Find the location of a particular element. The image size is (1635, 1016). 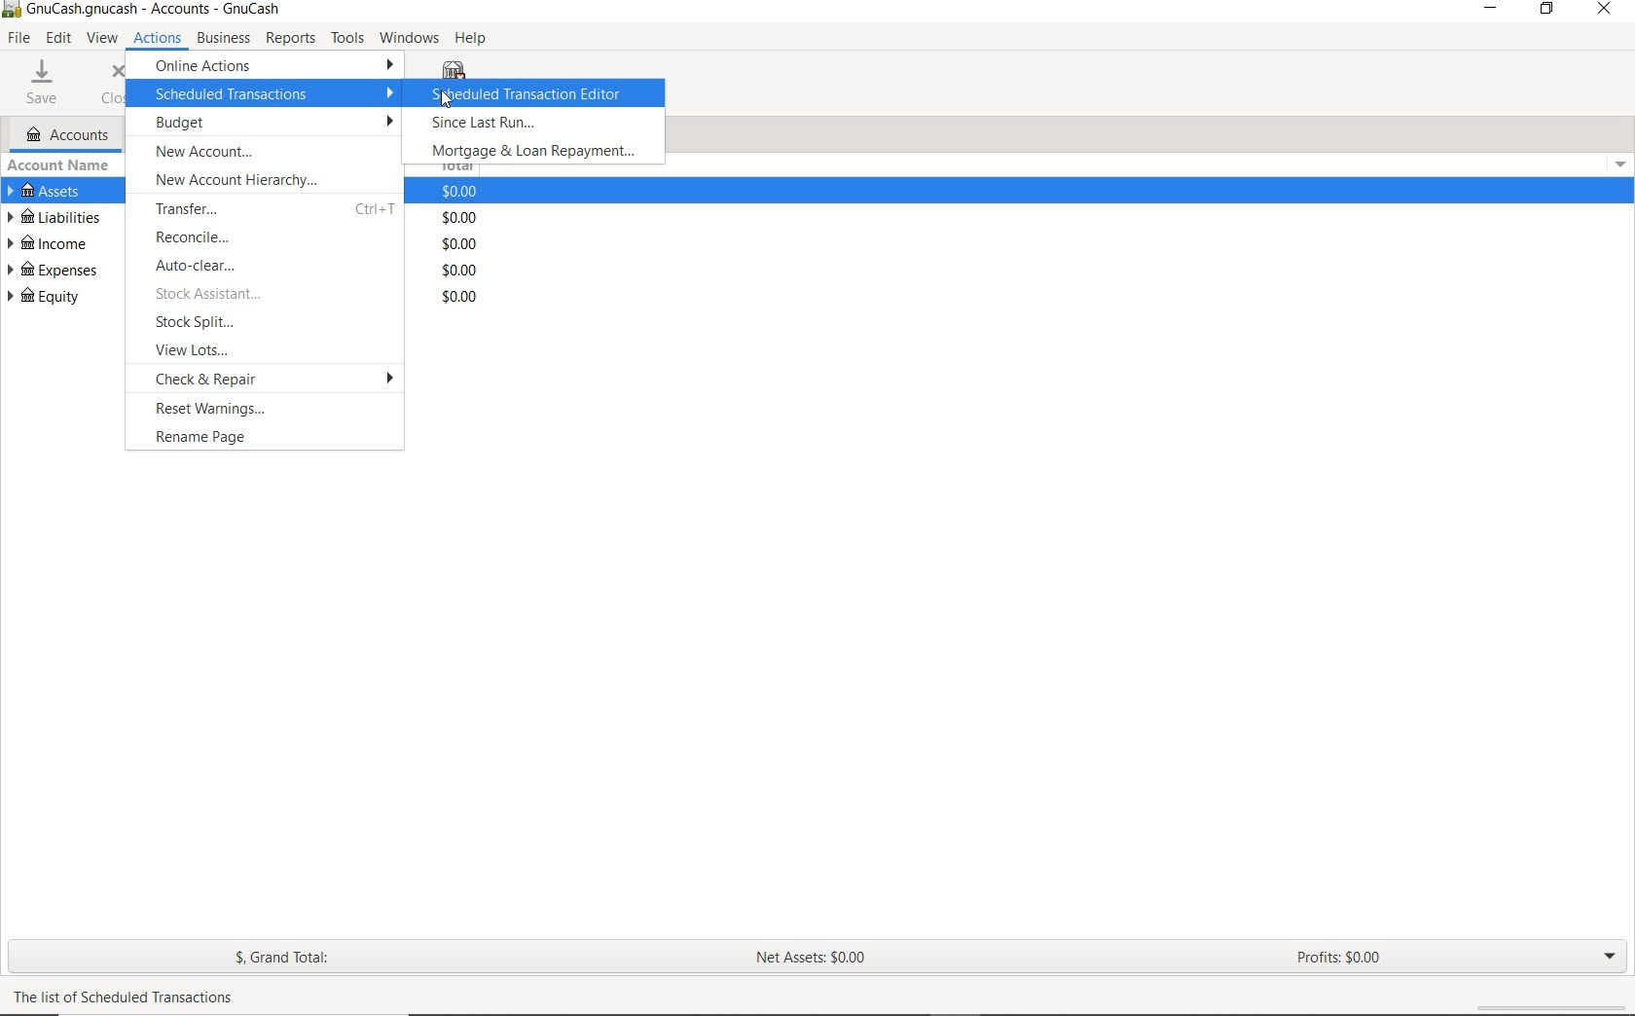

ACTIONS is located at coordinates (158, 41).